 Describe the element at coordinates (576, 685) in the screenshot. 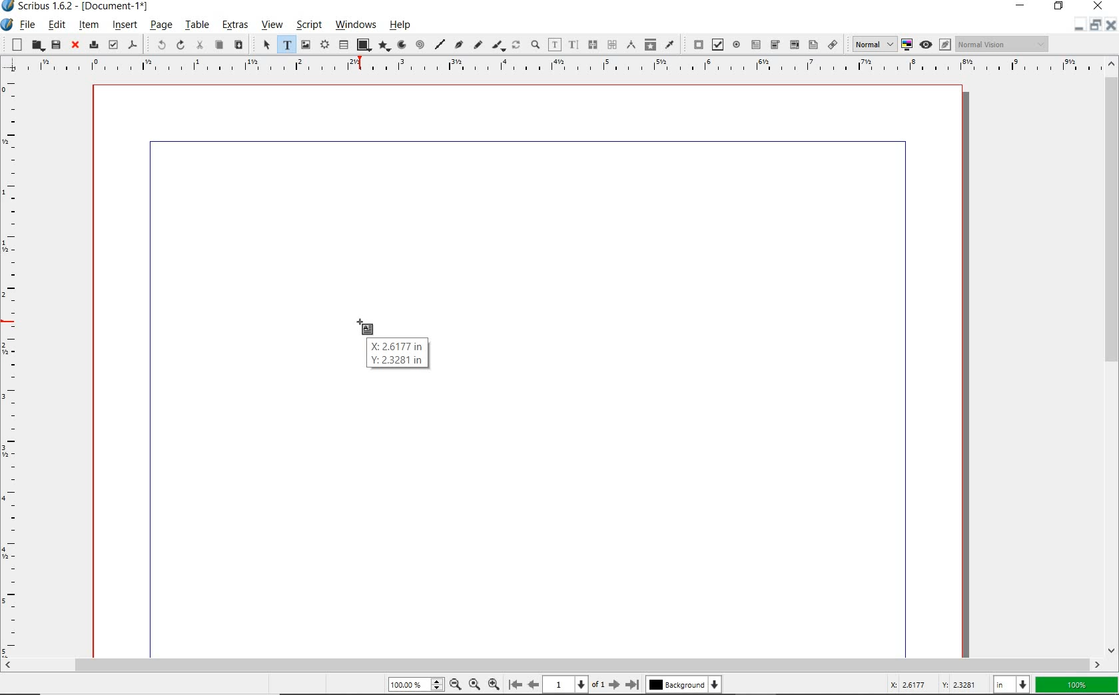

I see `1 of 1` at that location.